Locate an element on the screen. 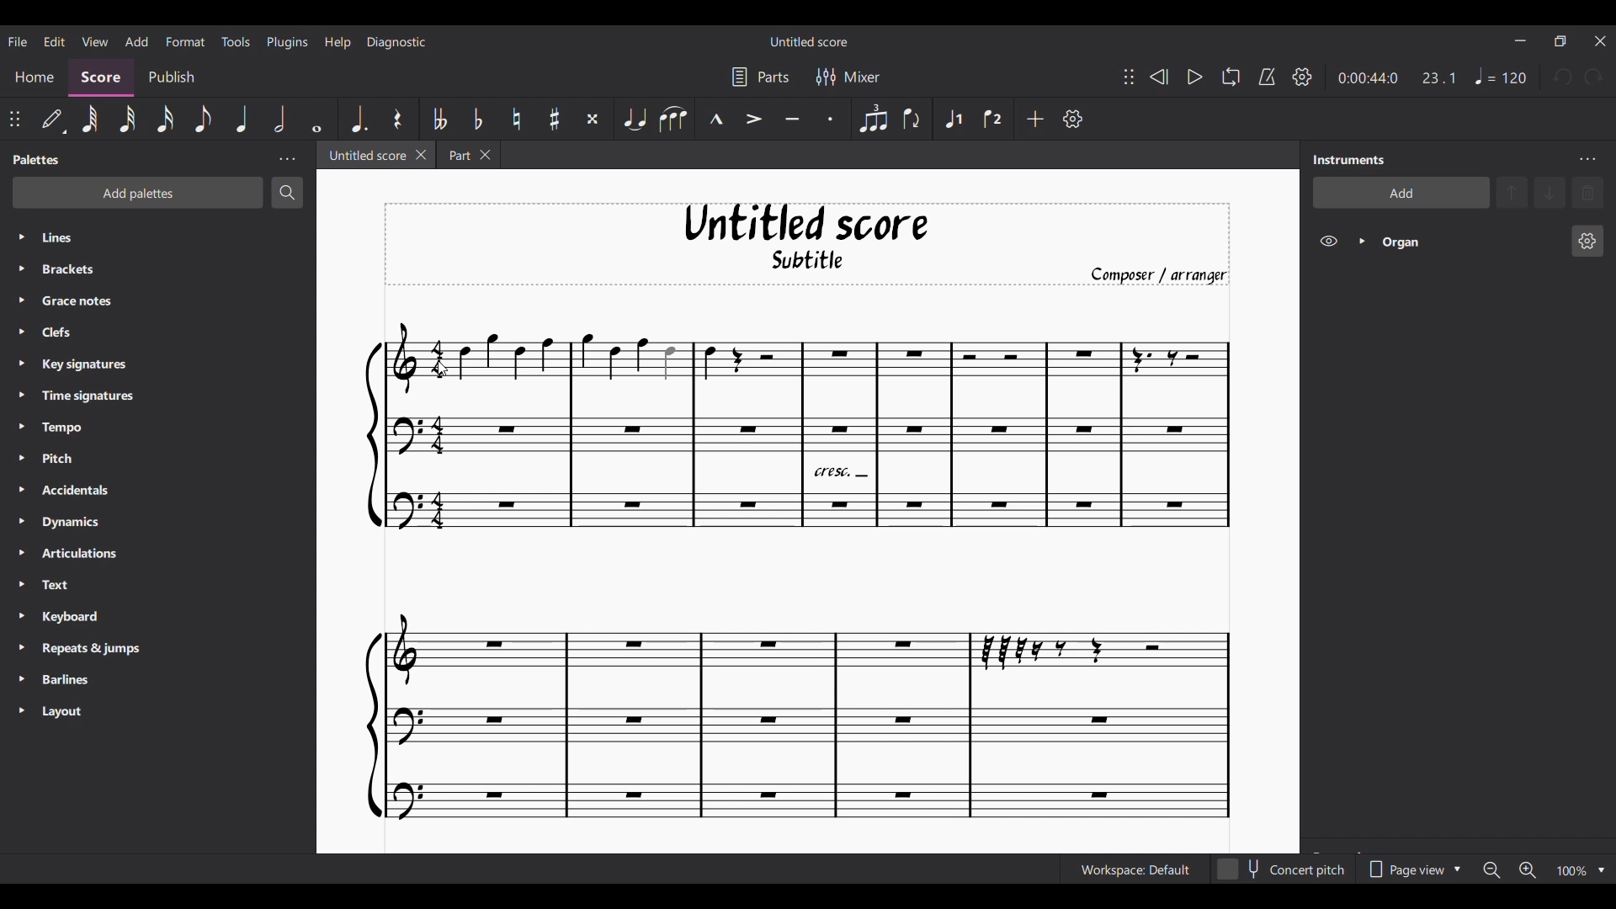 This screenshot has width=1616, height=909. Publish section is located at coordinates (171, 77).